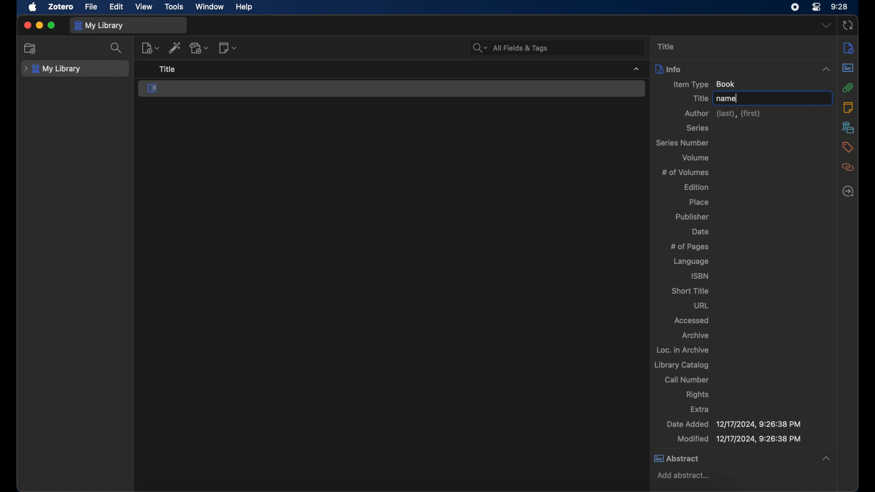  Describe the element at coordinates (816, 7) in the screenshot. I see `control center` at that location.